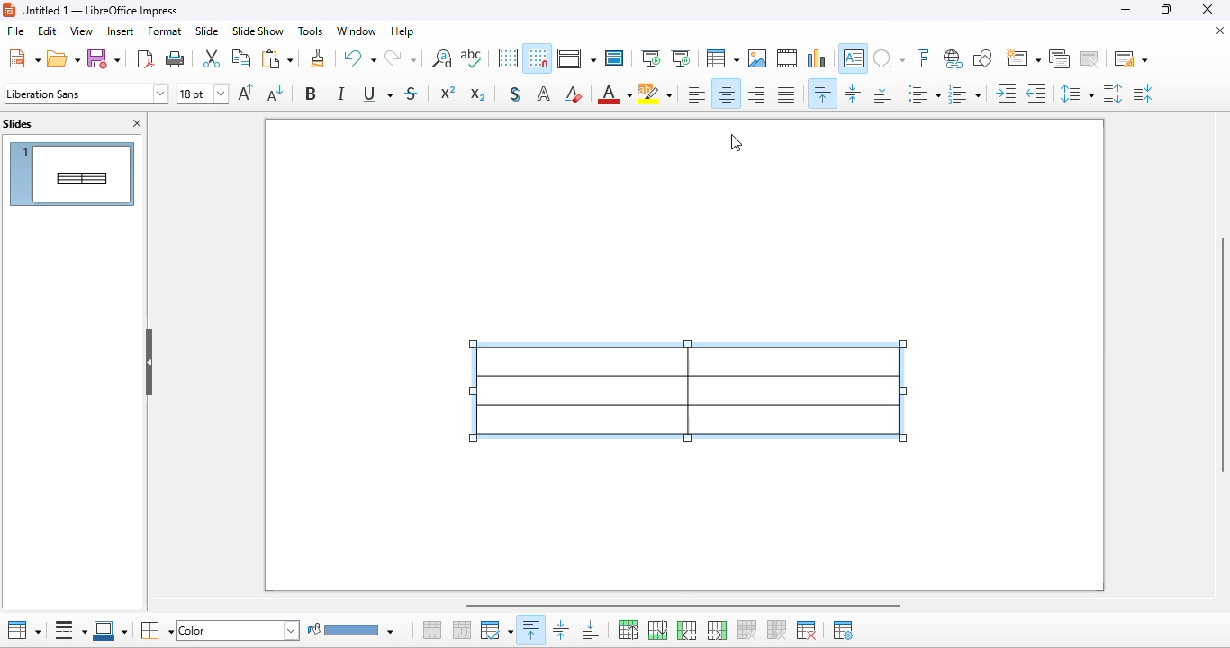 The width and height of the screenshot is (1230, 648). Describe the element at coordinates (984, 58) in the screenshot. I see `show draw functions` at that location.